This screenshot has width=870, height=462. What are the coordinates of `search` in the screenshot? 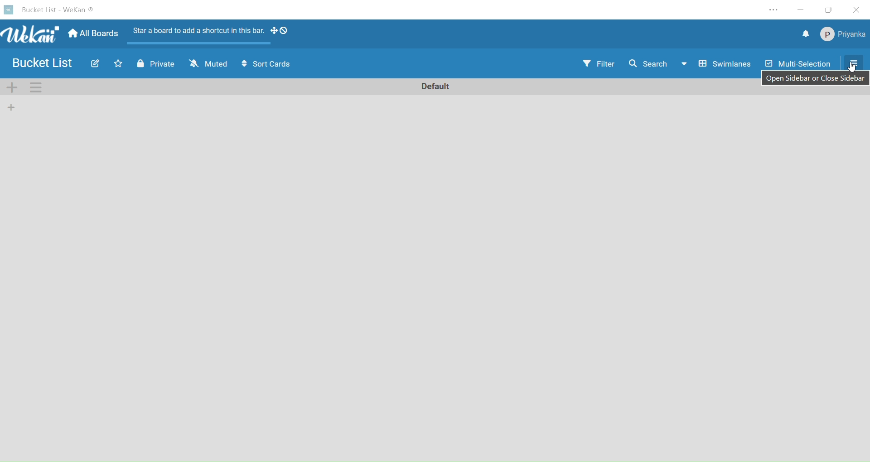 It's located at (648, 65).